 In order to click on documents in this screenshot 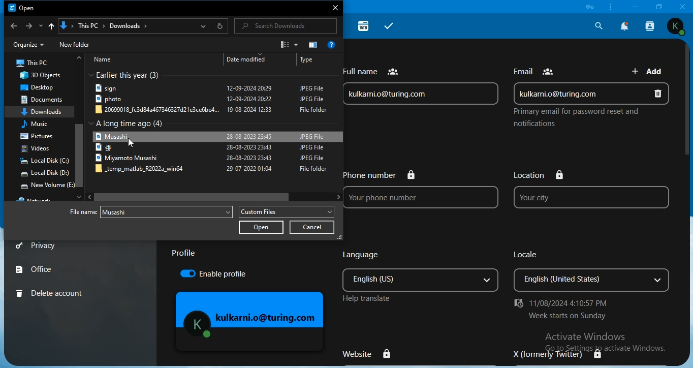, I will do `click(44, 100)`.